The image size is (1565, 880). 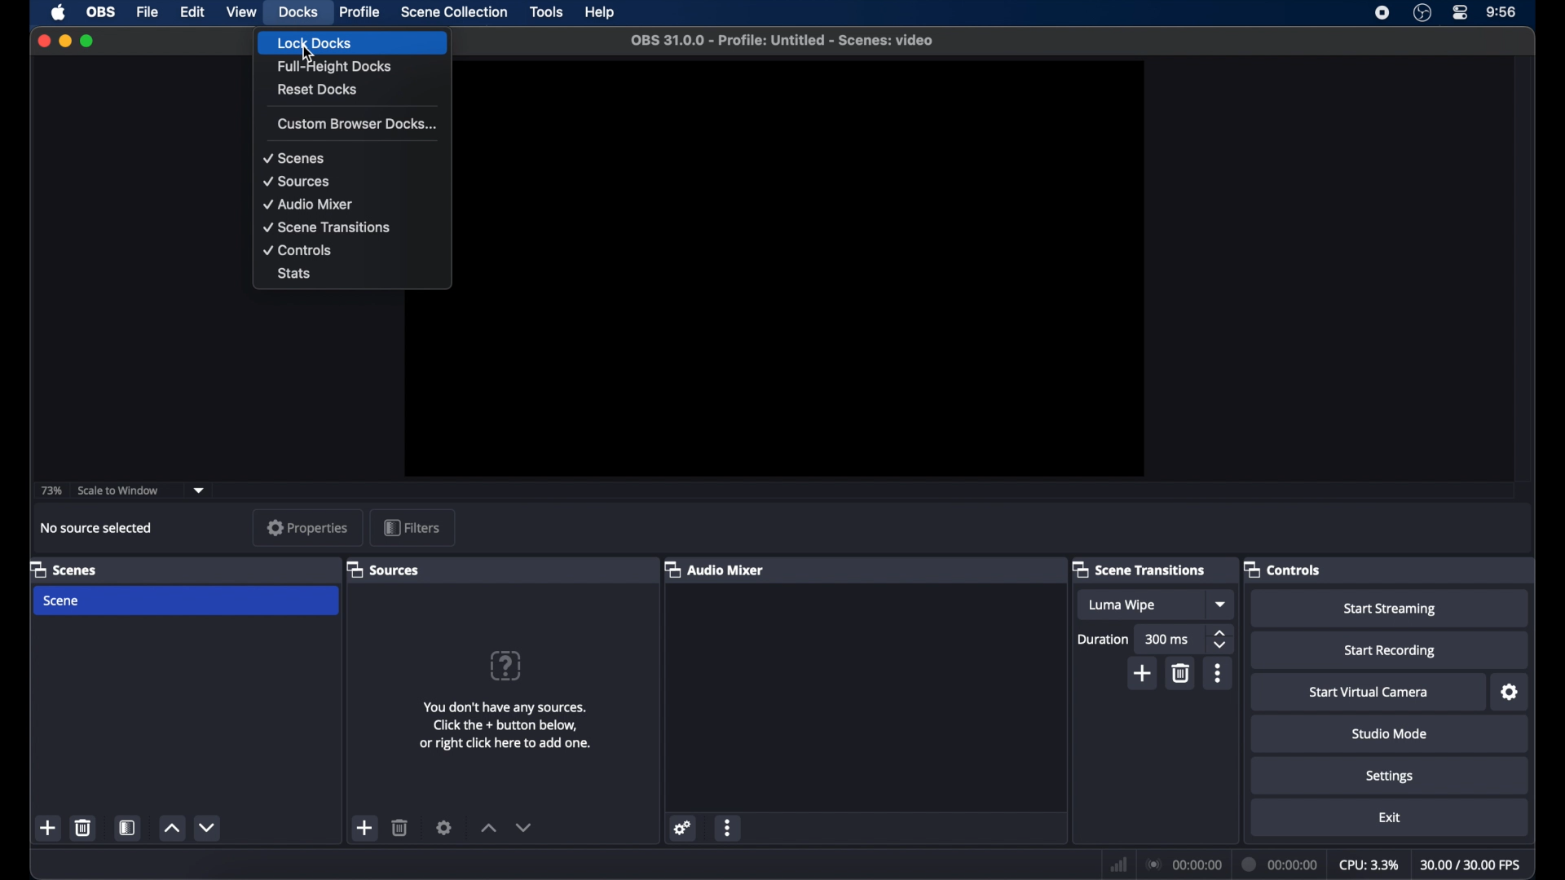 I want to click on maximize, so click(x=86, y=41).